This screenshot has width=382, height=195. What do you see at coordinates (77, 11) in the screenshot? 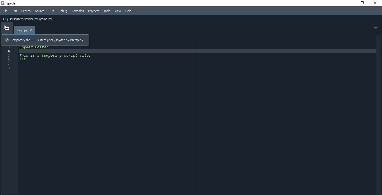
I see `Consoles` at bounding box center [77, 11].